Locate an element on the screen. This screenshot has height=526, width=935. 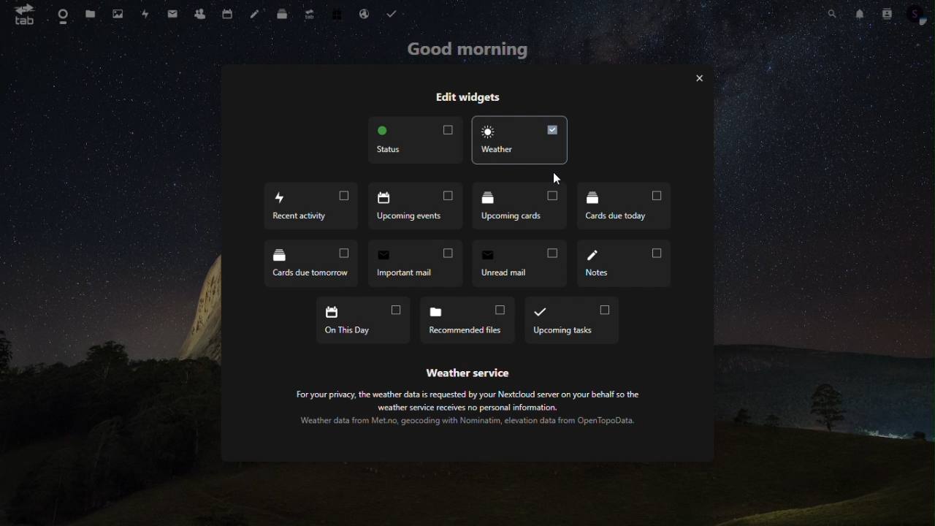
contacts is located at coordinates (199, 15).